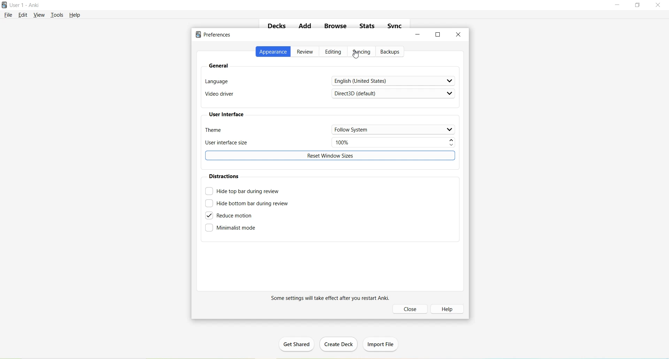 This screenshot has height=359, width=669. What do you see at coordinates (277, 27) in the screenshot?
I see `Decks` at bounding box center [277, 27].